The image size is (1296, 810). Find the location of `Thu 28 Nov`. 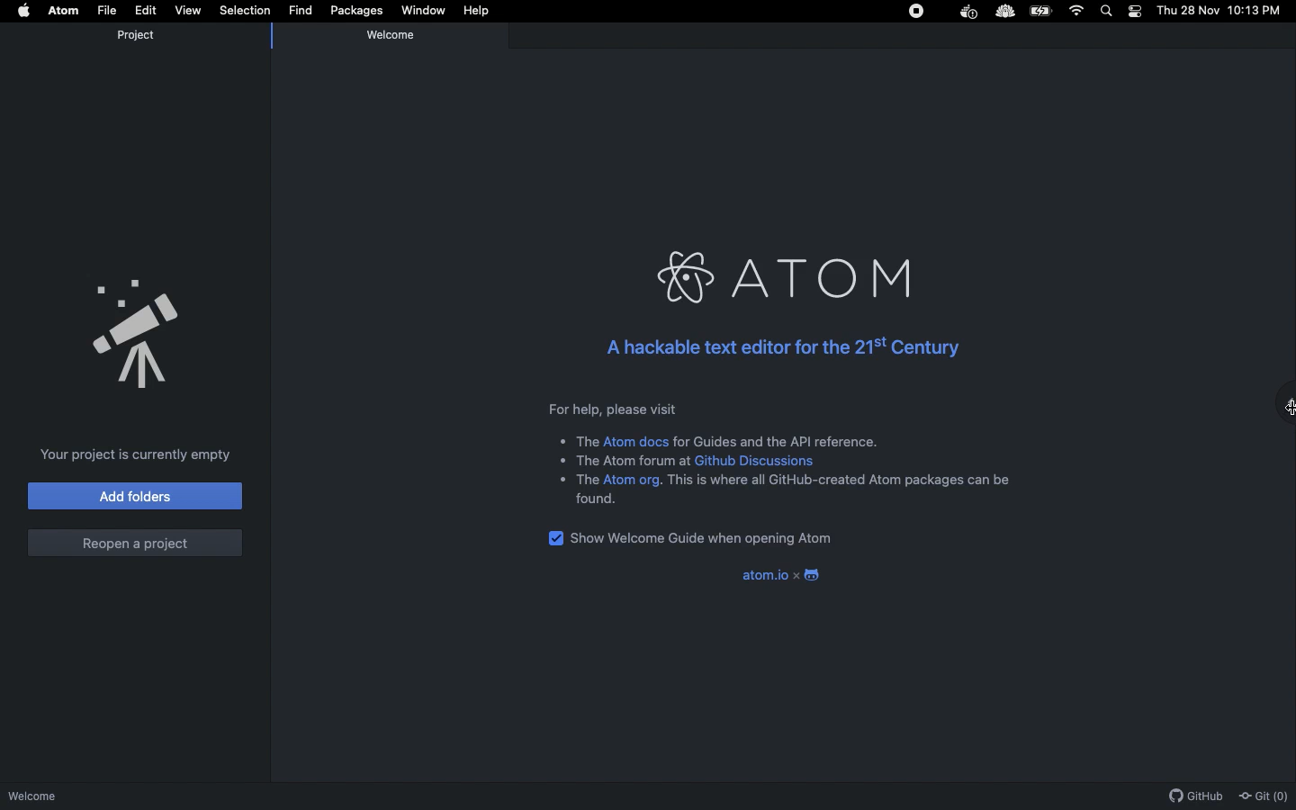

Thu 28 Nov is located at coordinates (1189, 12).